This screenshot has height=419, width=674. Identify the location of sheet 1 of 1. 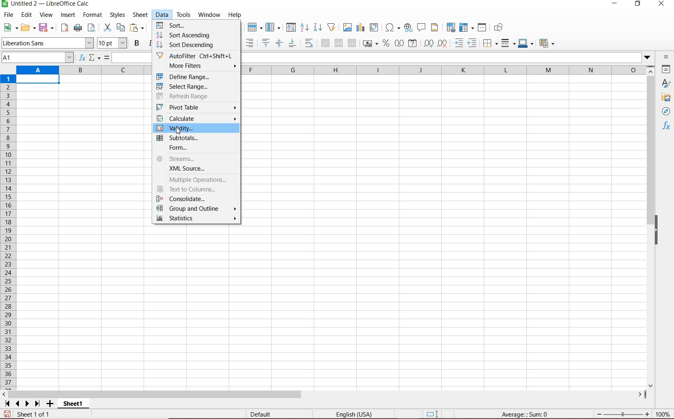
(36, 415).